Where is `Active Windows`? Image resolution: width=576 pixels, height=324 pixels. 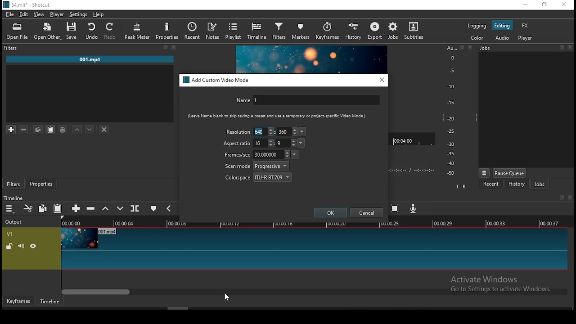 Active Windows is located at coordinates (488, 279).